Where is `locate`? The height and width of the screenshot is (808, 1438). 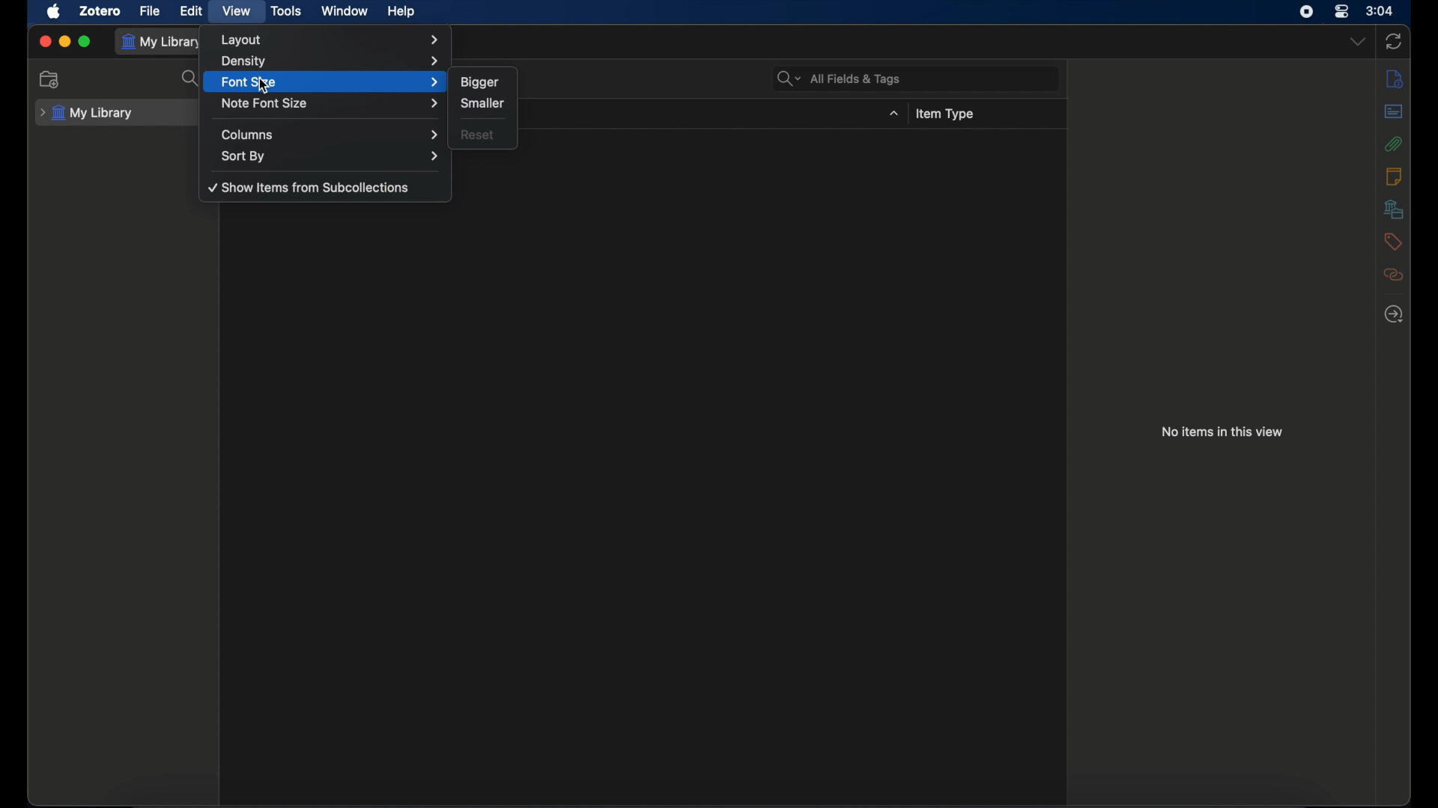 locate is located at coordinates (1395, 314).